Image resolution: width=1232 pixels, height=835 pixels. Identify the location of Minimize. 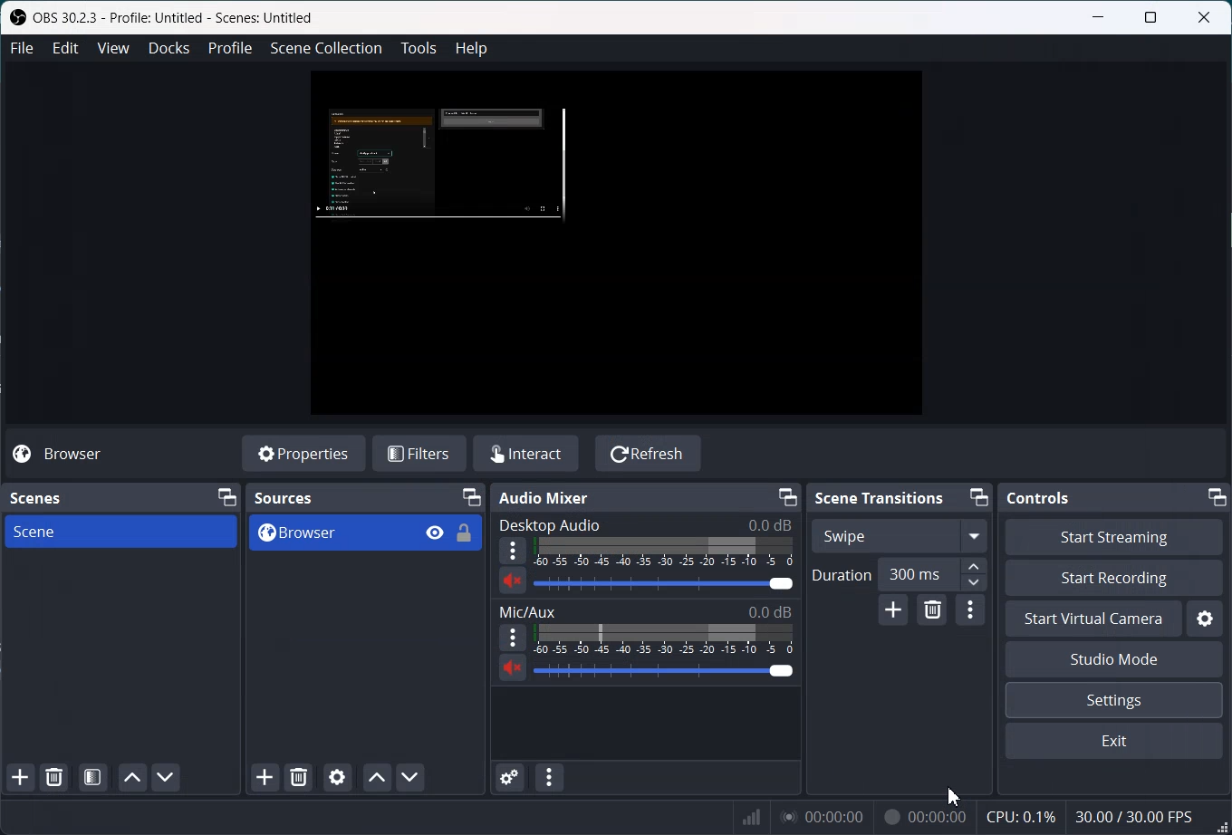
(472, 496).